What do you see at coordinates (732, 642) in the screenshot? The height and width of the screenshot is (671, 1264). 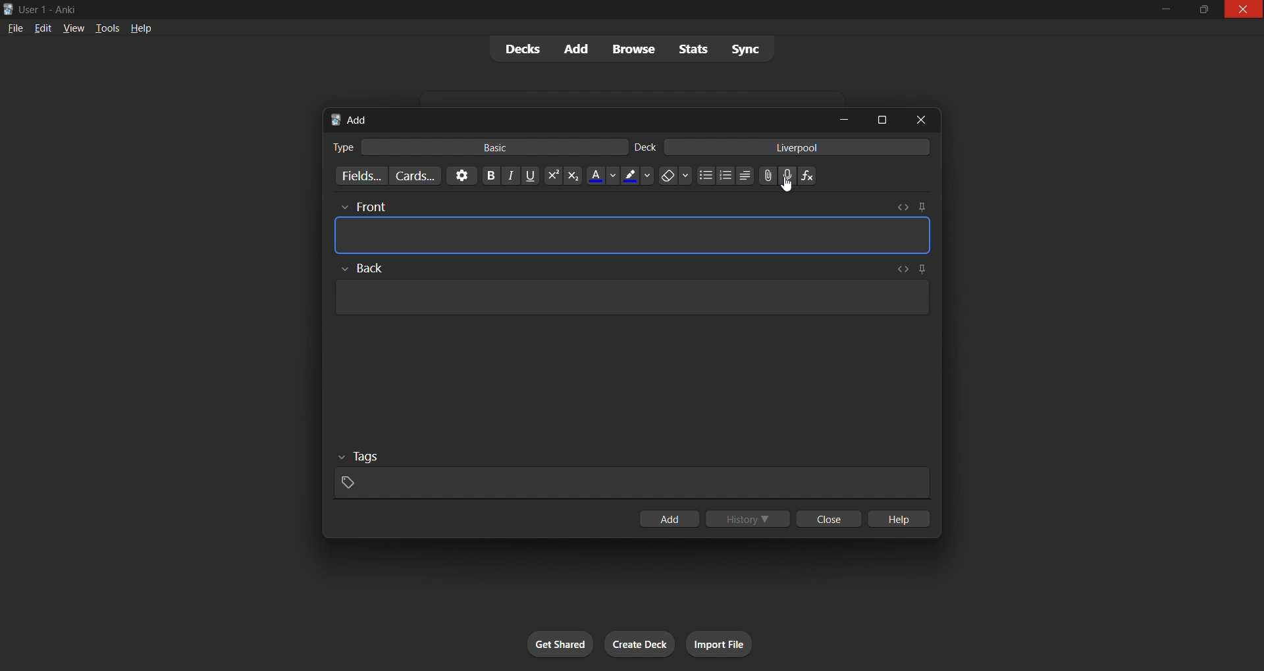 I see `import file` at bounding box center [732, 642].